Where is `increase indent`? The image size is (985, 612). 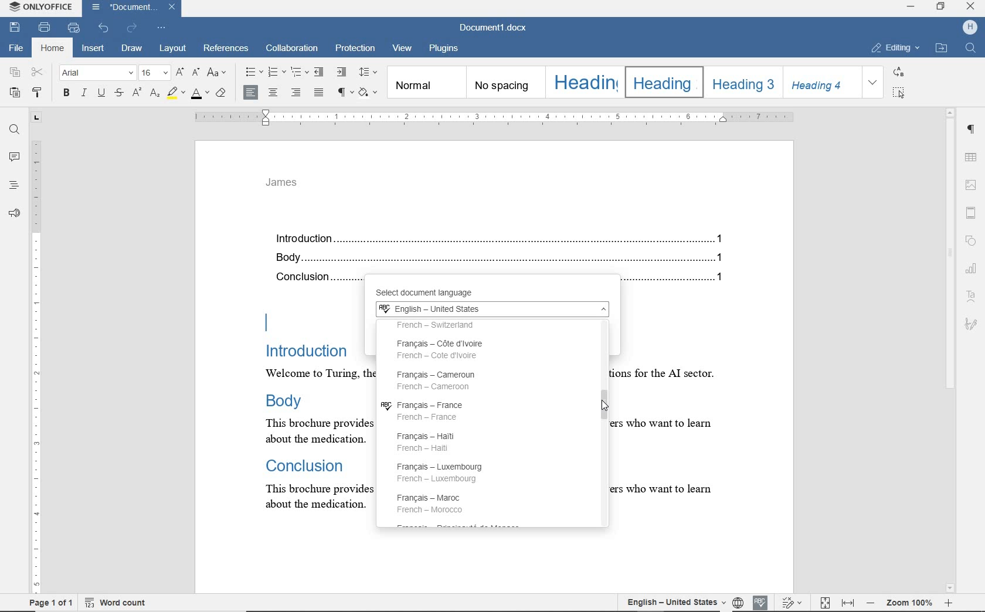 increase indent is located at coordinates (341, 71).